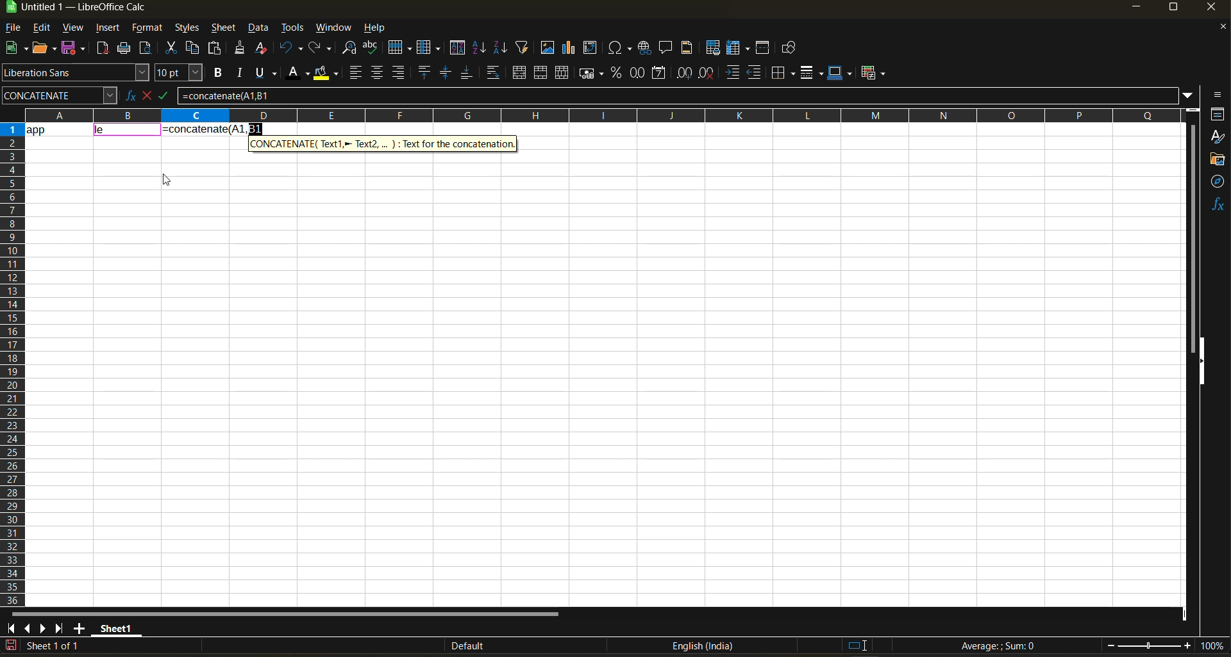  What do you see at coordinates (399, 73) in the screenshot?
I see `align right` at bounding box center [399, 73].